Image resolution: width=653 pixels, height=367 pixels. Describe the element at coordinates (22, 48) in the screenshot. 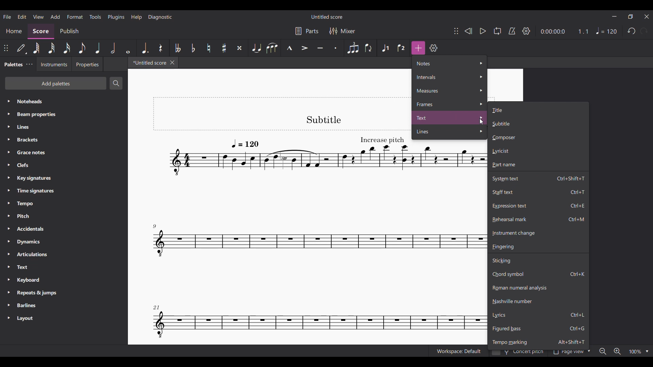

I see `Default` at that location.